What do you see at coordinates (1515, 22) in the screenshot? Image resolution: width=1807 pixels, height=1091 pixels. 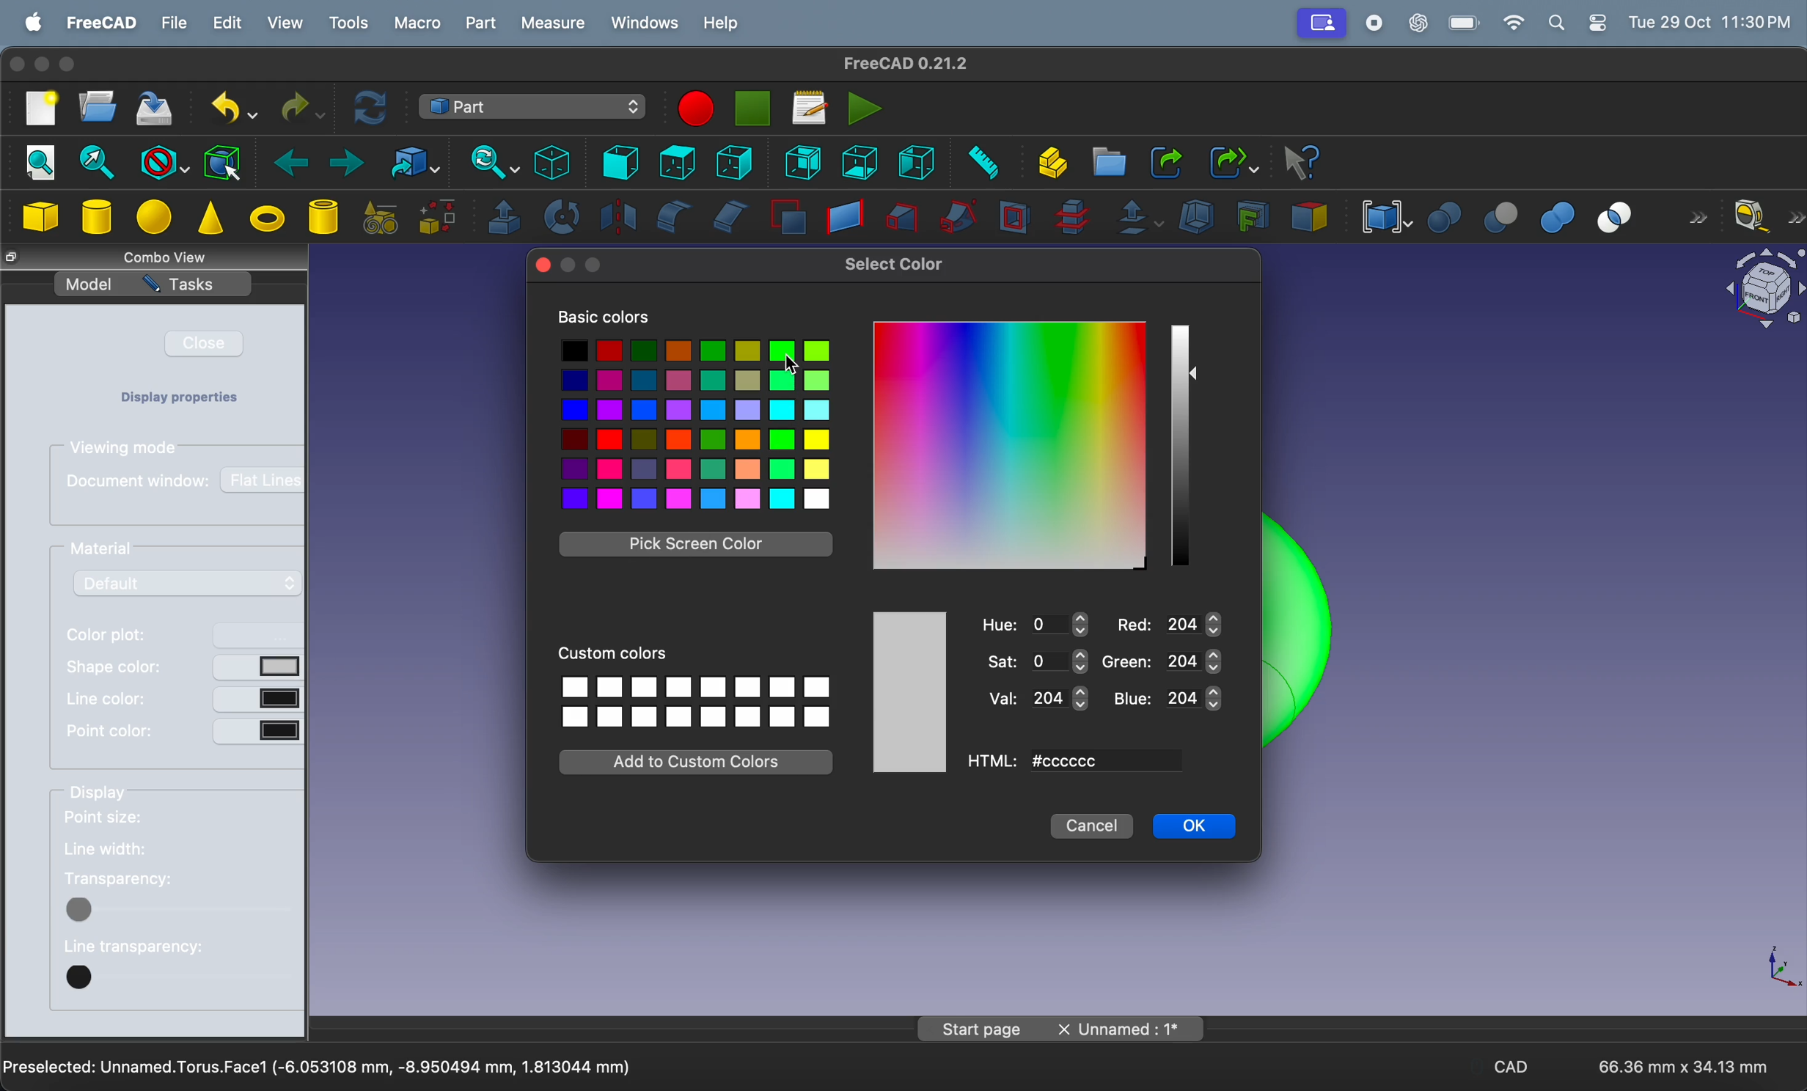 I see `wifi` at bounding box center [1515, 22].